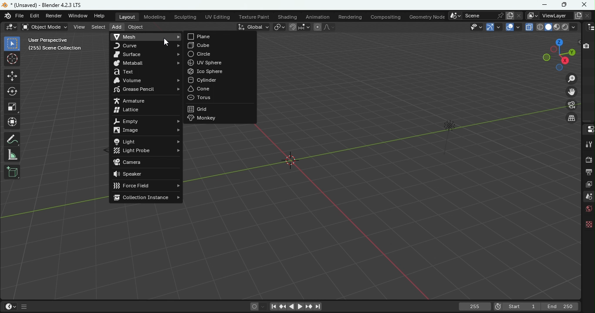 The width and height of the screenshot is (595, 313). I want to click on Rotate the scene, so click(554, 50).